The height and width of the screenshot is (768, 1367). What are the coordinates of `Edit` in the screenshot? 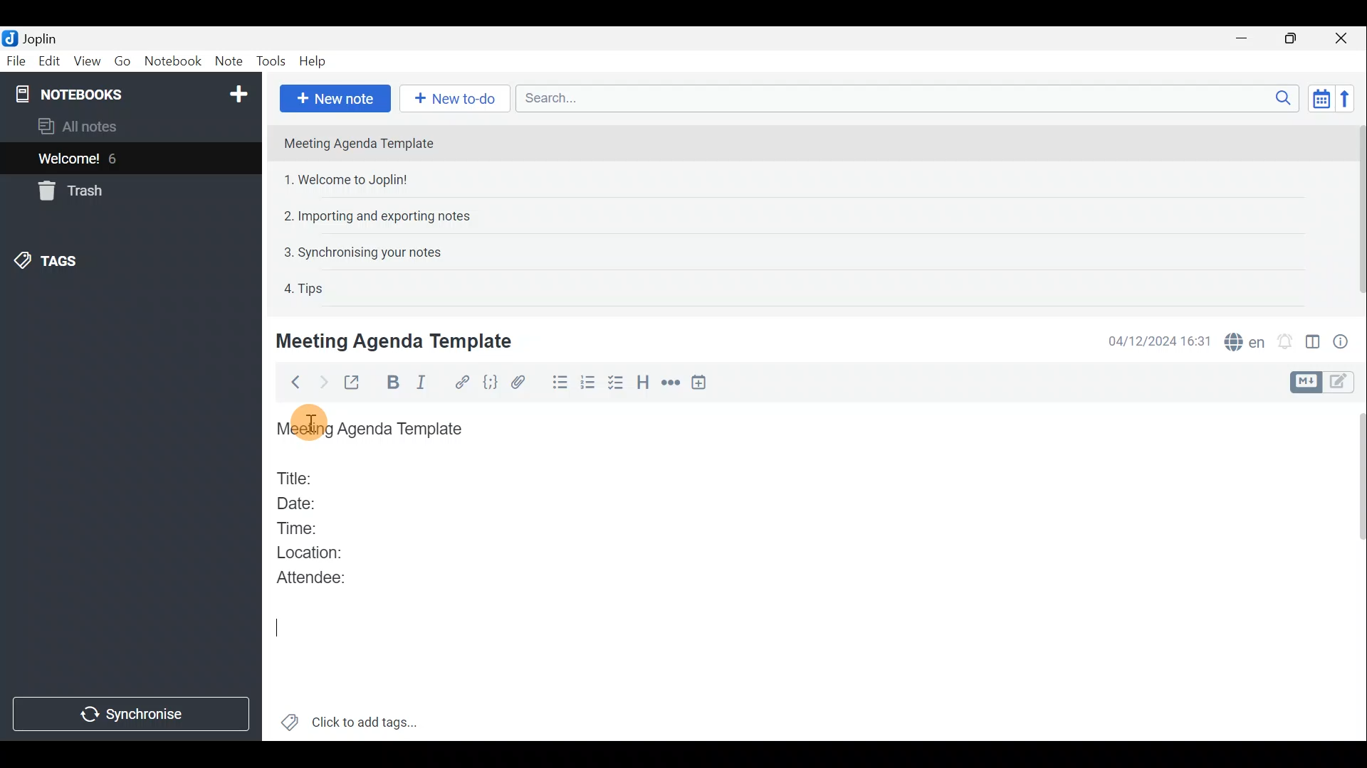 It's located at (50, 63).